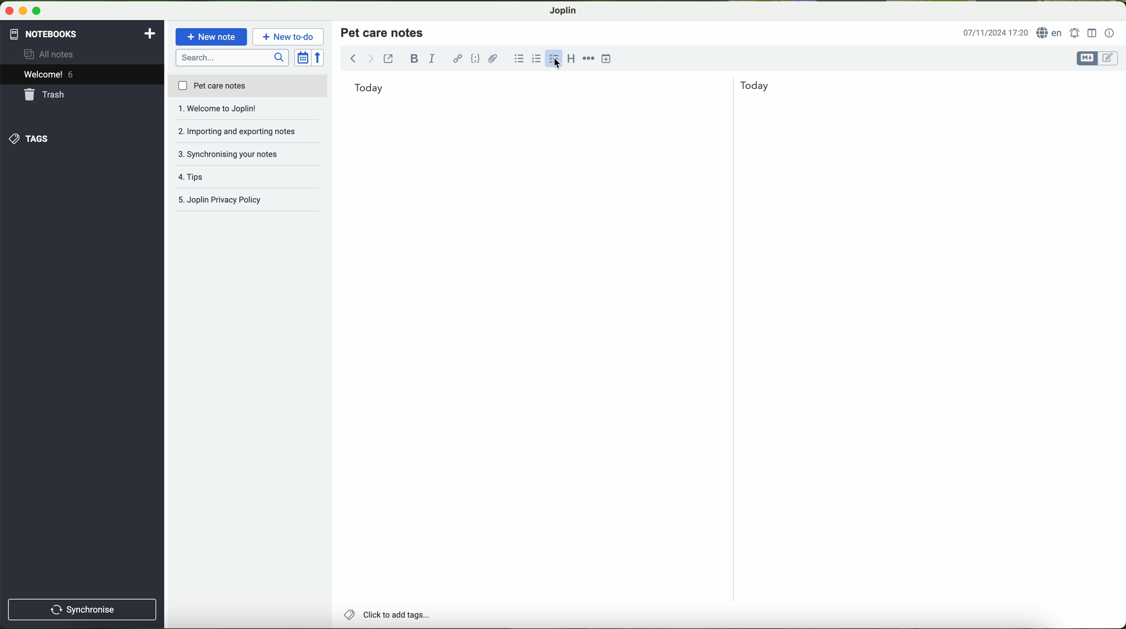 The image size is (1126, 629). What do you see at coordinates (1076, 33) in the screenshot?
I see `set alarm` at bounding box center [1076, 33].